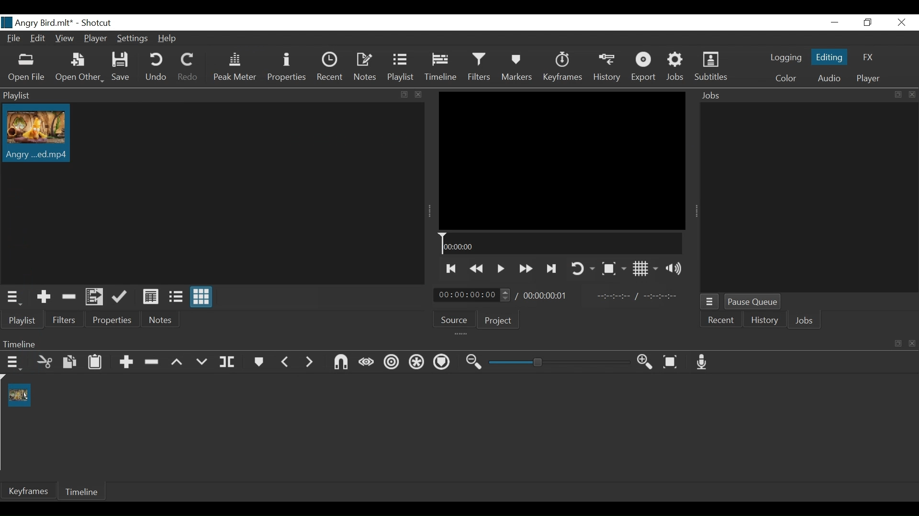 The height and width of the screenshot is (516, 919). Describe the element at coordinates (22, 320) in the screenshot. I see `Playlist` at that location.